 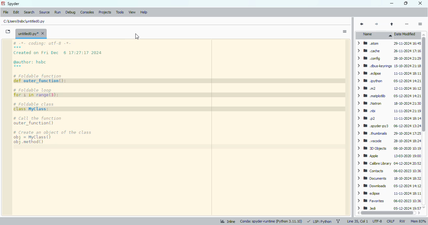 I want to click on logo, so click(x=4, y=3).